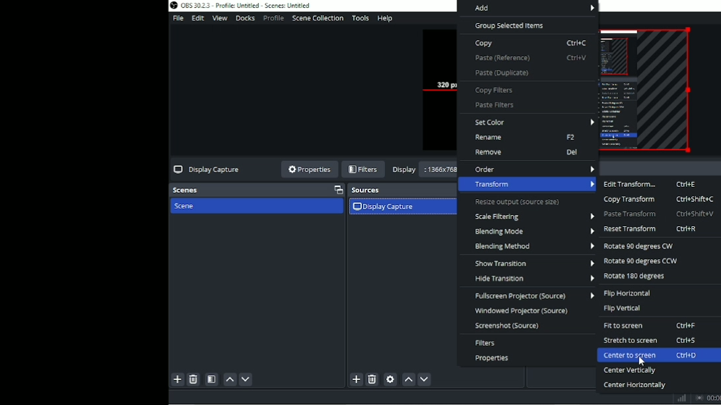  Describe the element at coordinates (660, 214) in the screenshot. I see `Paste transform` at that location.